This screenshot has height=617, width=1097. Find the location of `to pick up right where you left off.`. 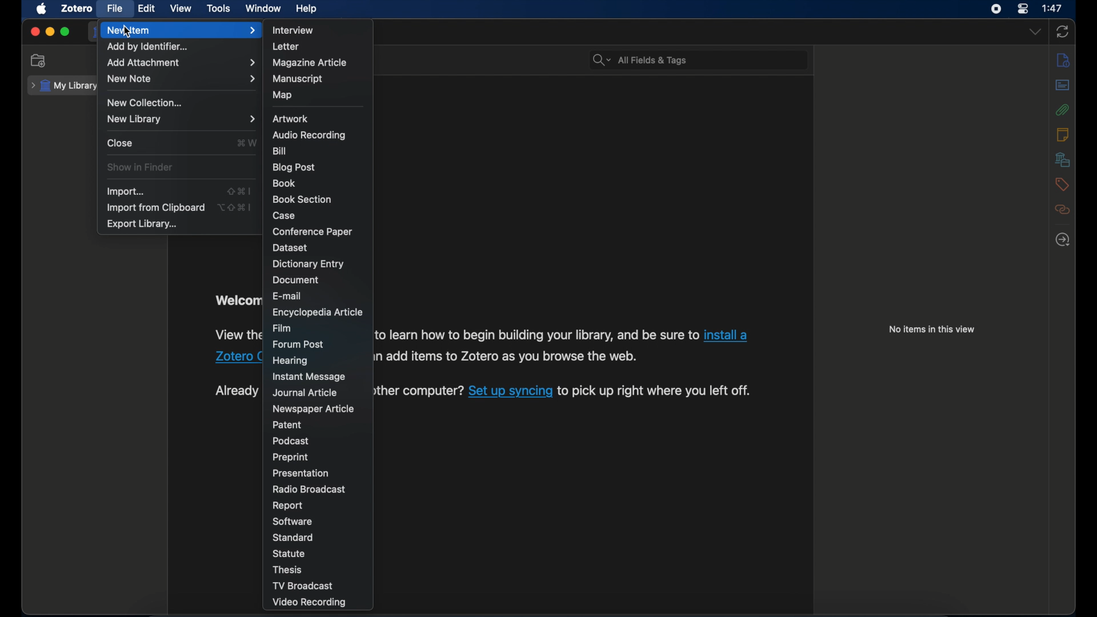

to pick up right where you left off. is located at coordinates (655, 391).